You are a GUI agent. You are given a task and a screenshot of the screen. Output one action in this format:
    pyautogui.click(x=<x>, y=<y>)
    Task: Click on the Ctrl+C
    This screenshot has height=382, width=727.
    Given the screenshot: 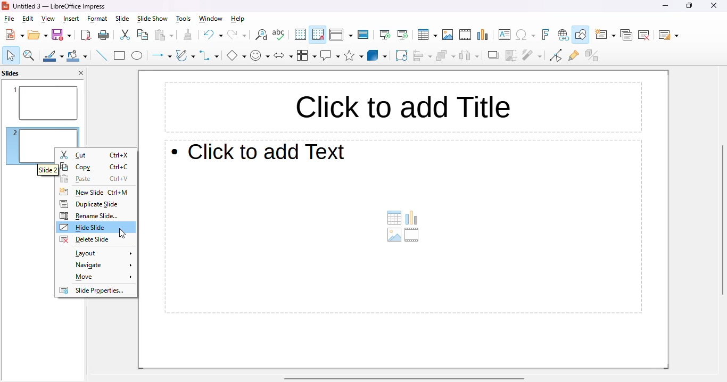 What is the action you would take?
    pyautogui.click(x=120, y=167)
    